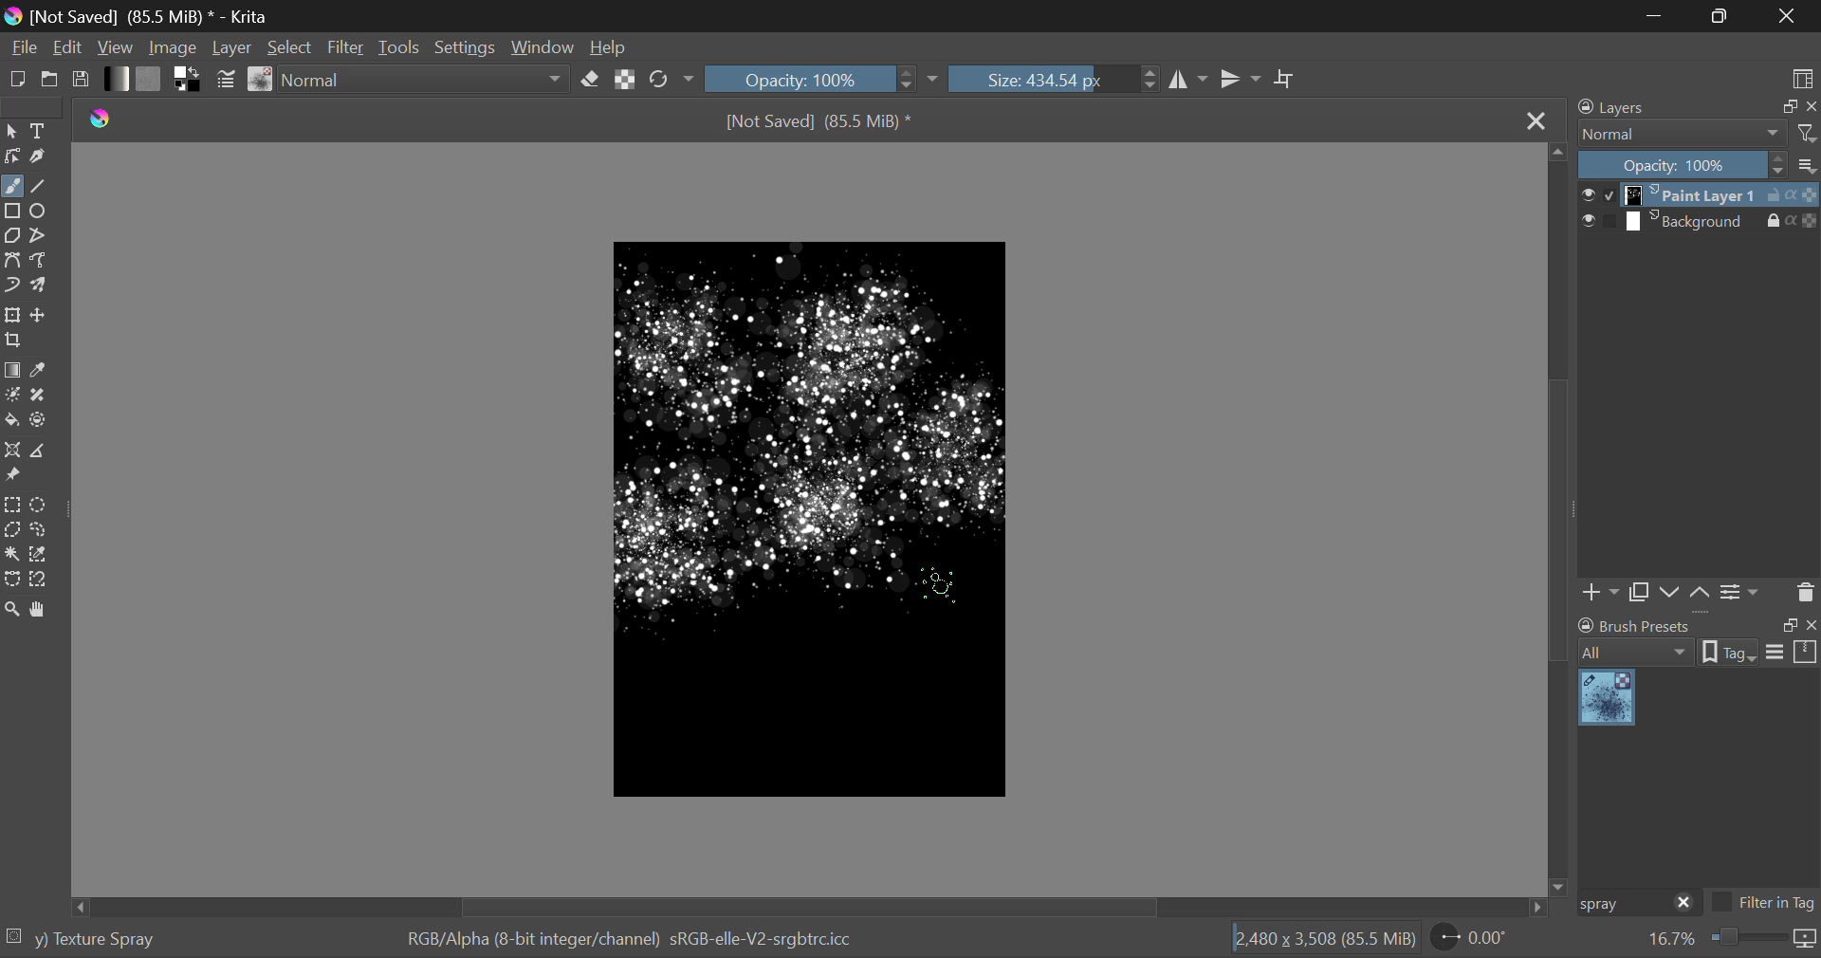 Image resolution: width=1821 pixels, height=958 pixels. Describe the element at coordinates (1639, 595) in the screenshot. I see `Copy Layer` at that location.